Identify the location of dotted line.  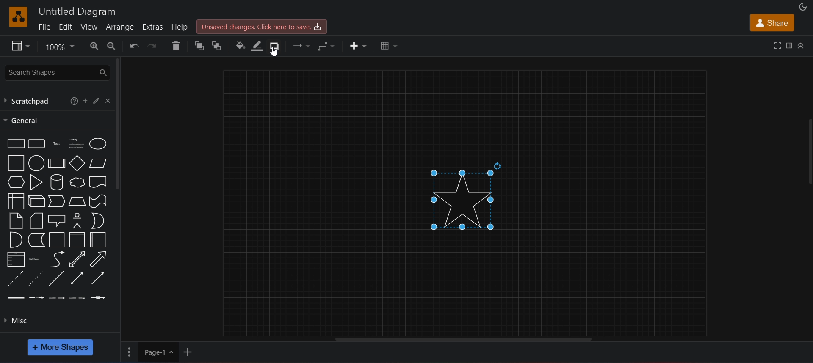
(35, 278).